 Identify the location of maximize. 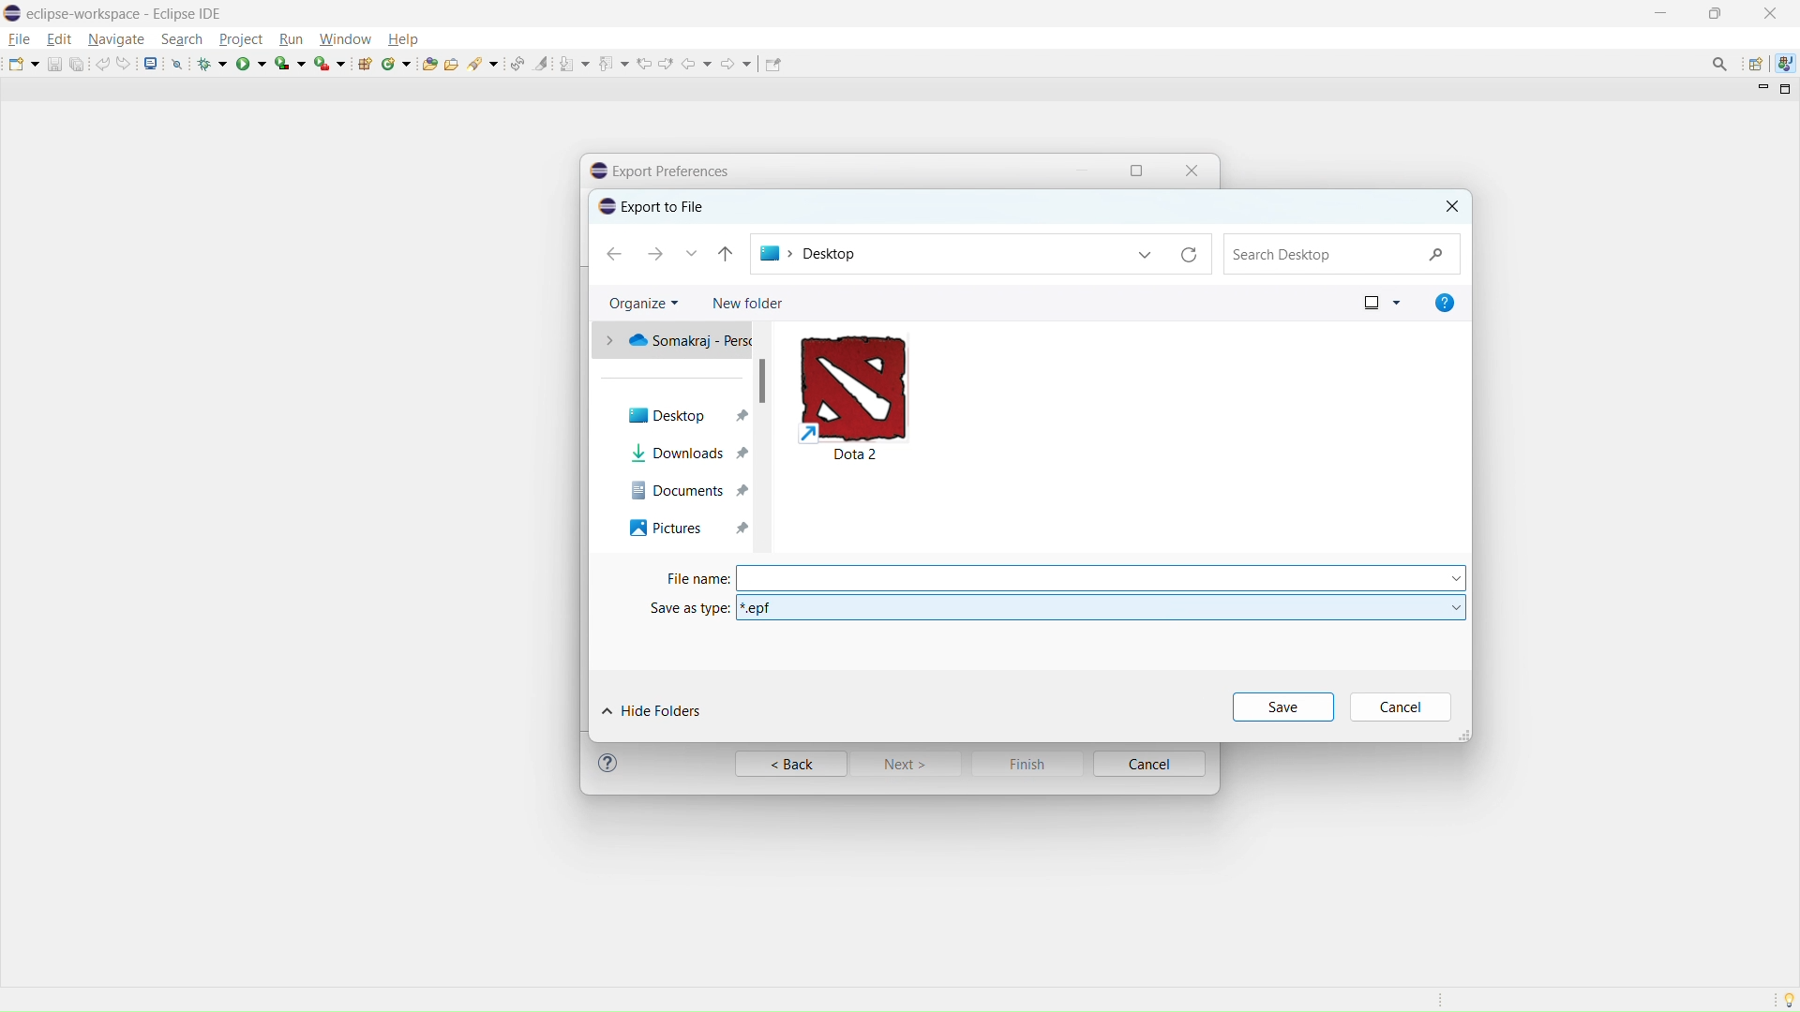
(1715, 13).